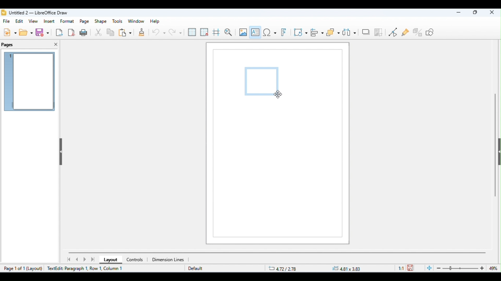  What do you see at coordinates (263, 82) in the screenshot?
I see `text box appeared` at bounding box center [263, 82].